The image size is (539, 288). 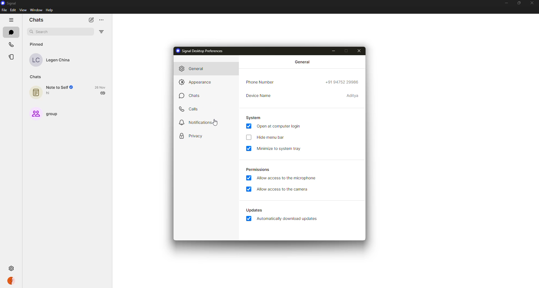 What do you see at coordinates (102, 31) in the screenshot?
I see `filter` at bounding box center [102, 31].